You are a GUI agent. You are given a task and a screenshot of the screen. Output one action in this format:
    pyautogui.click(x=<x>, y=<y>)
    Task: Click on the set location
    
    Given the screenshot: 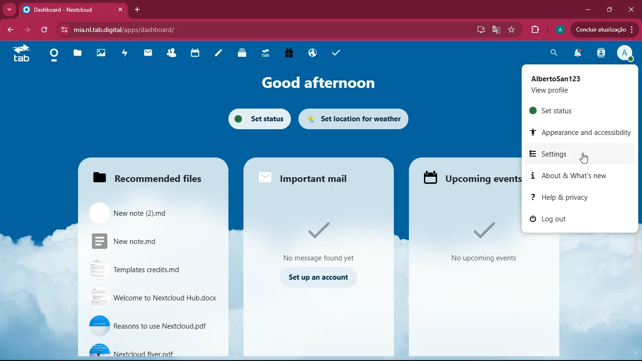 What is the action you would take?
    pyautogui.click(x=356, y=119)
    